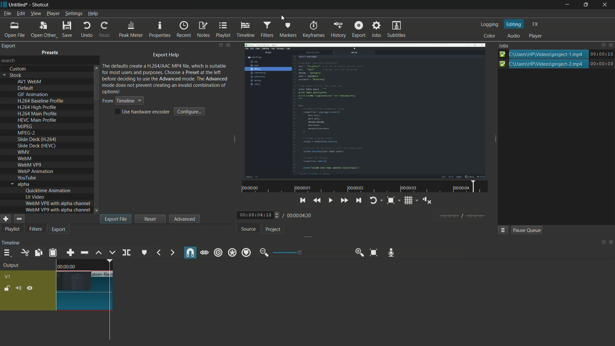 The height and width of the screenshot is (346, 615). Describe the element at coordinates (4, 4) in the screenshot. I see `app icon` at that location.